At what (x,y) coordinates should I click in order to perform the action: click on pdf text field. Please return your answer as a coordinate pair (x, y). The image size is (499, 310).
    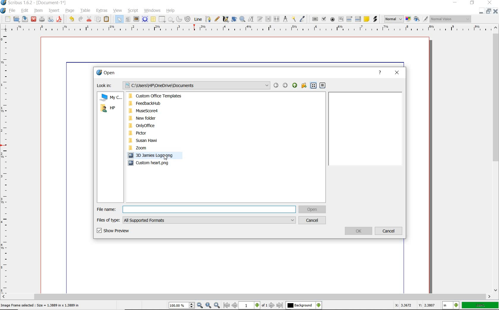
    Looking at the image, I should click on (340, 19).